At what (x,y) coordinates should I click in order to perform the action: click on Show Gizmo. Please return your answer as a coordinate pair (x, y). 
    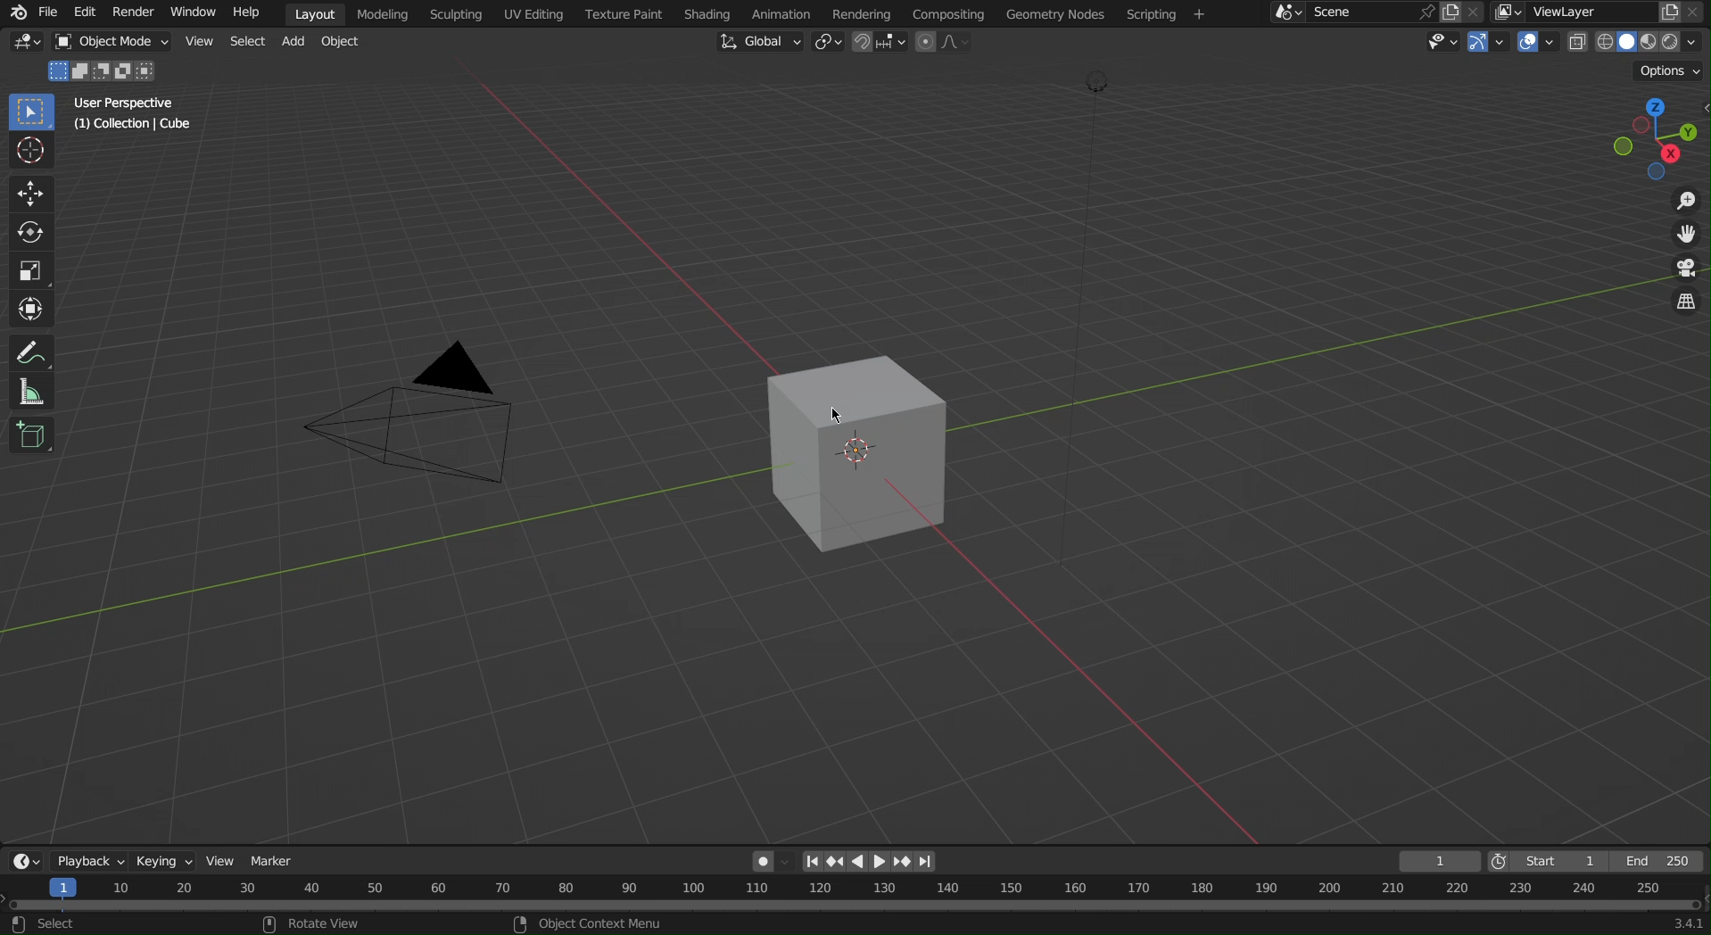
    Looking at the image, I should click on (1489, 44).